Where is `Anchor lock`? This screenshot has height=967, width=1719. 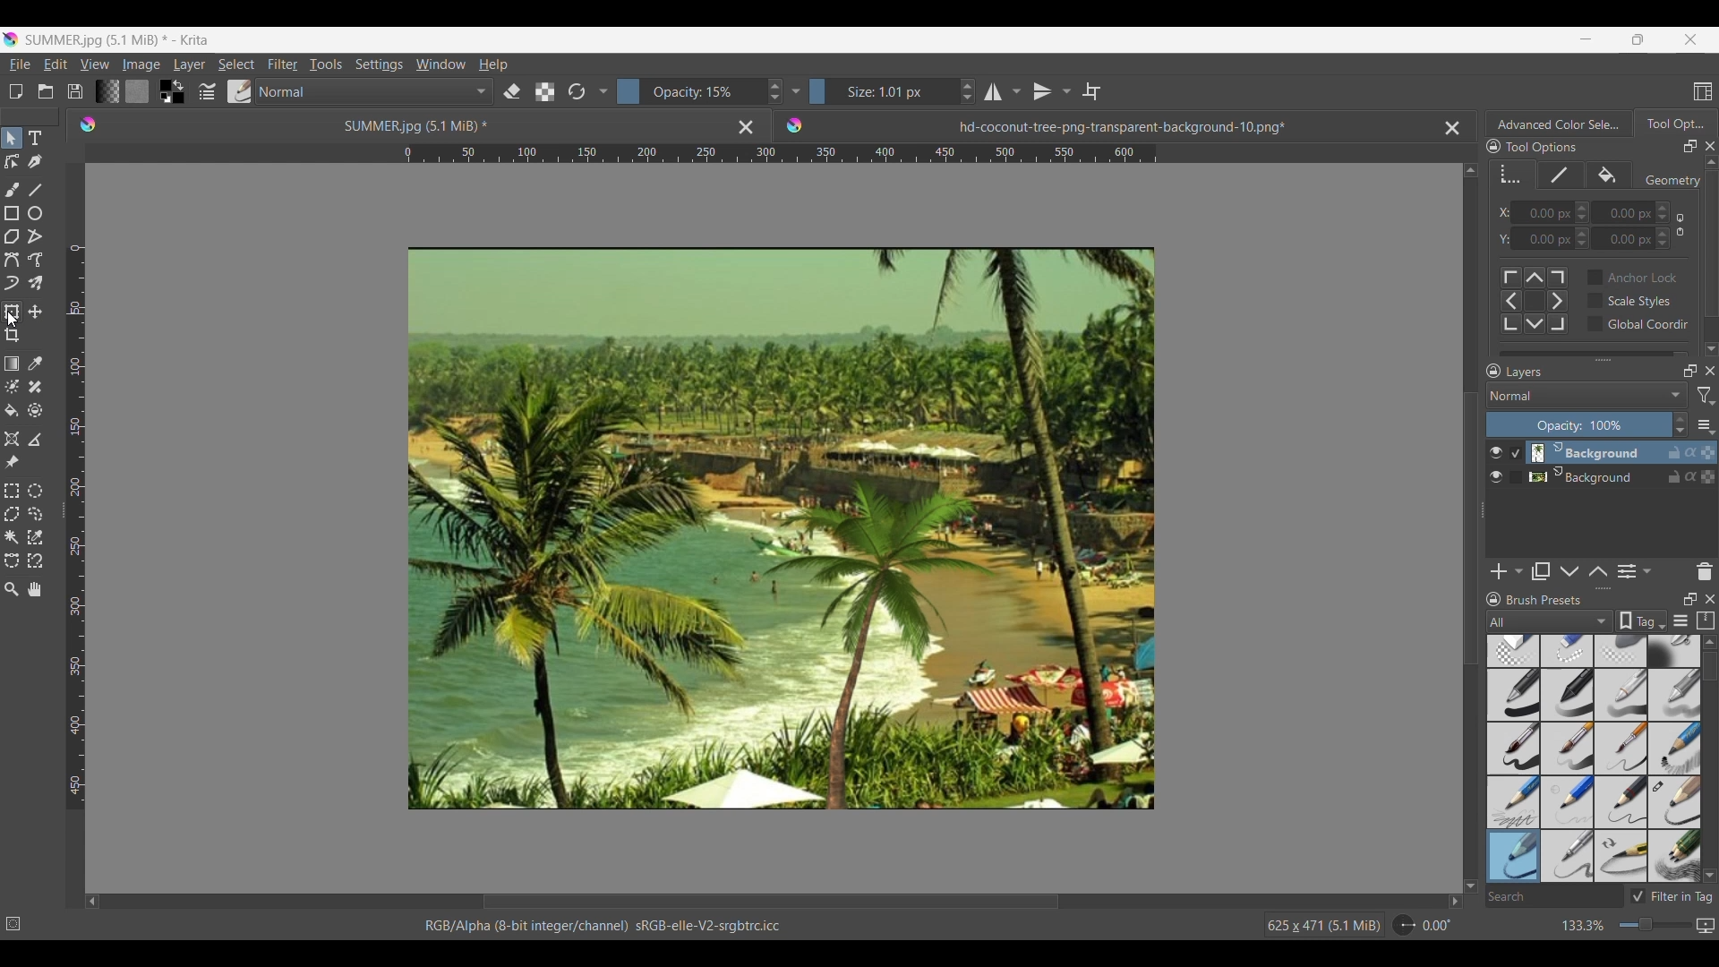 Anchor lock is located at coordinates (1632, 277).